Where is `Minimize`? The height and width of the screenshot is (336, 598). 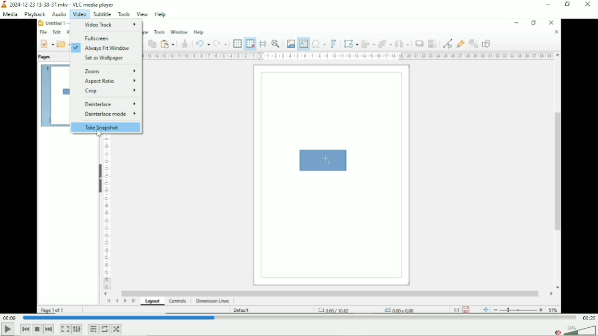
Minimize is located at coordinates (549, 4).